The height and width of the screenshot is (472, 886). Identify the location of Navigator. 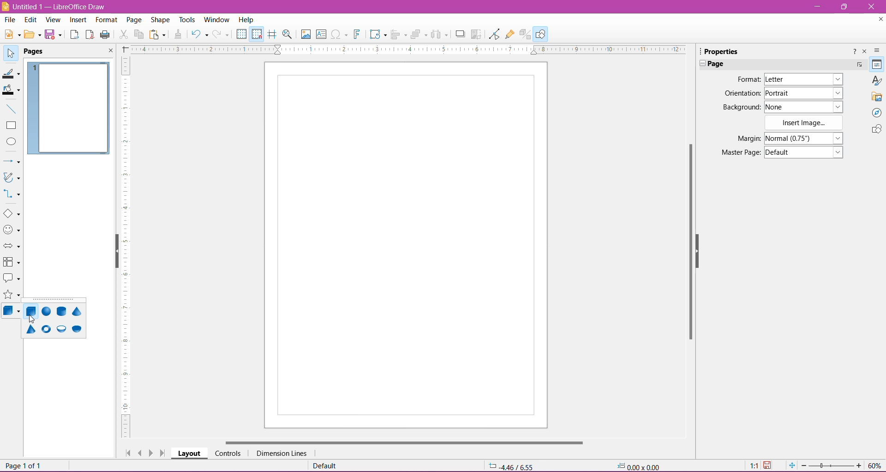
(876, 113).